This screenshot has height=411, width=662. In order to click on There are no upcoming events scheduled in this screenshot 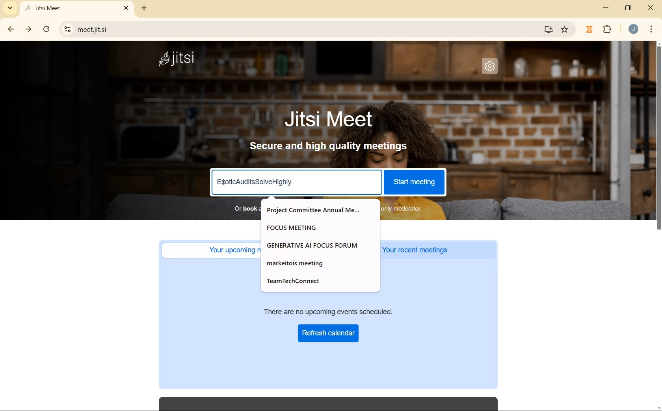, I will do `click(341, 311)`.